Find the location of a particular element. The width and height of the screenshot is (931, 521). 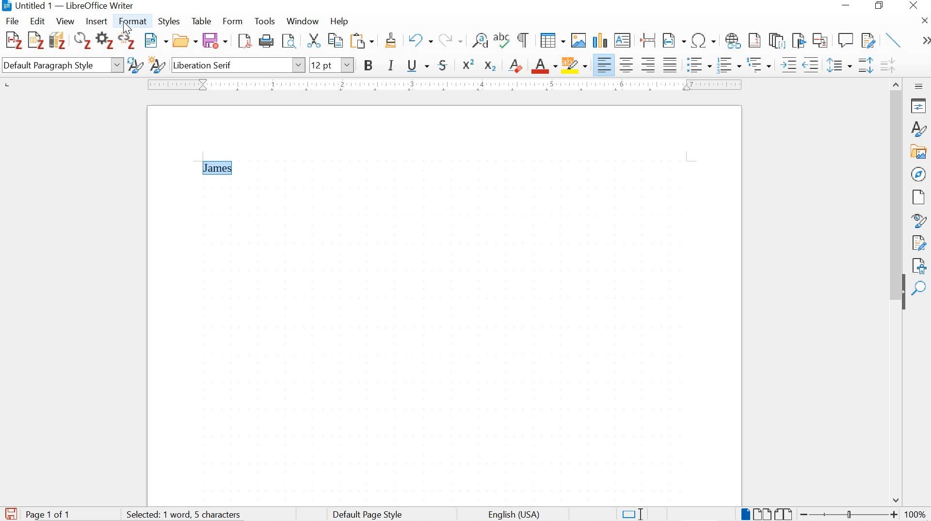

insert bookmark is located at coordinates (798, 40).